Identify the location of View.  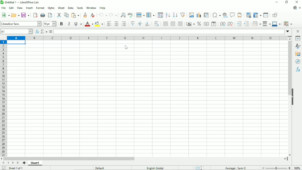
(20, 8).